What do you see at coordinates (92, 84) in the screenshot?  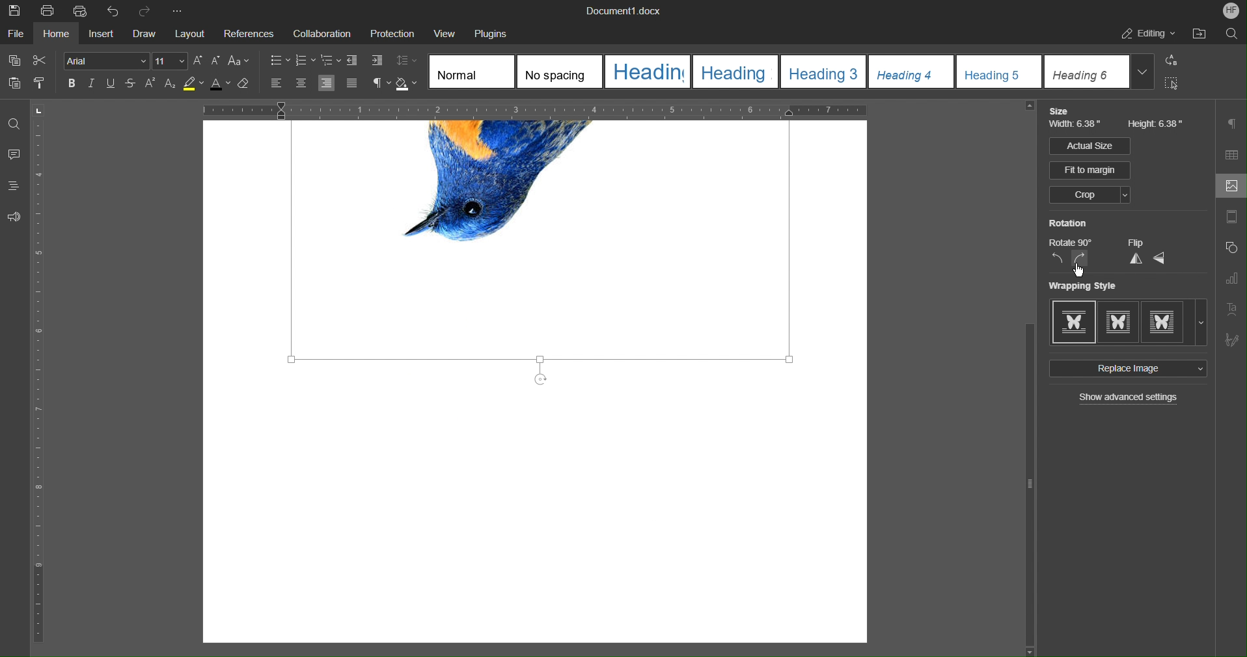 I see `Italic` at bounding box center [92, 84].